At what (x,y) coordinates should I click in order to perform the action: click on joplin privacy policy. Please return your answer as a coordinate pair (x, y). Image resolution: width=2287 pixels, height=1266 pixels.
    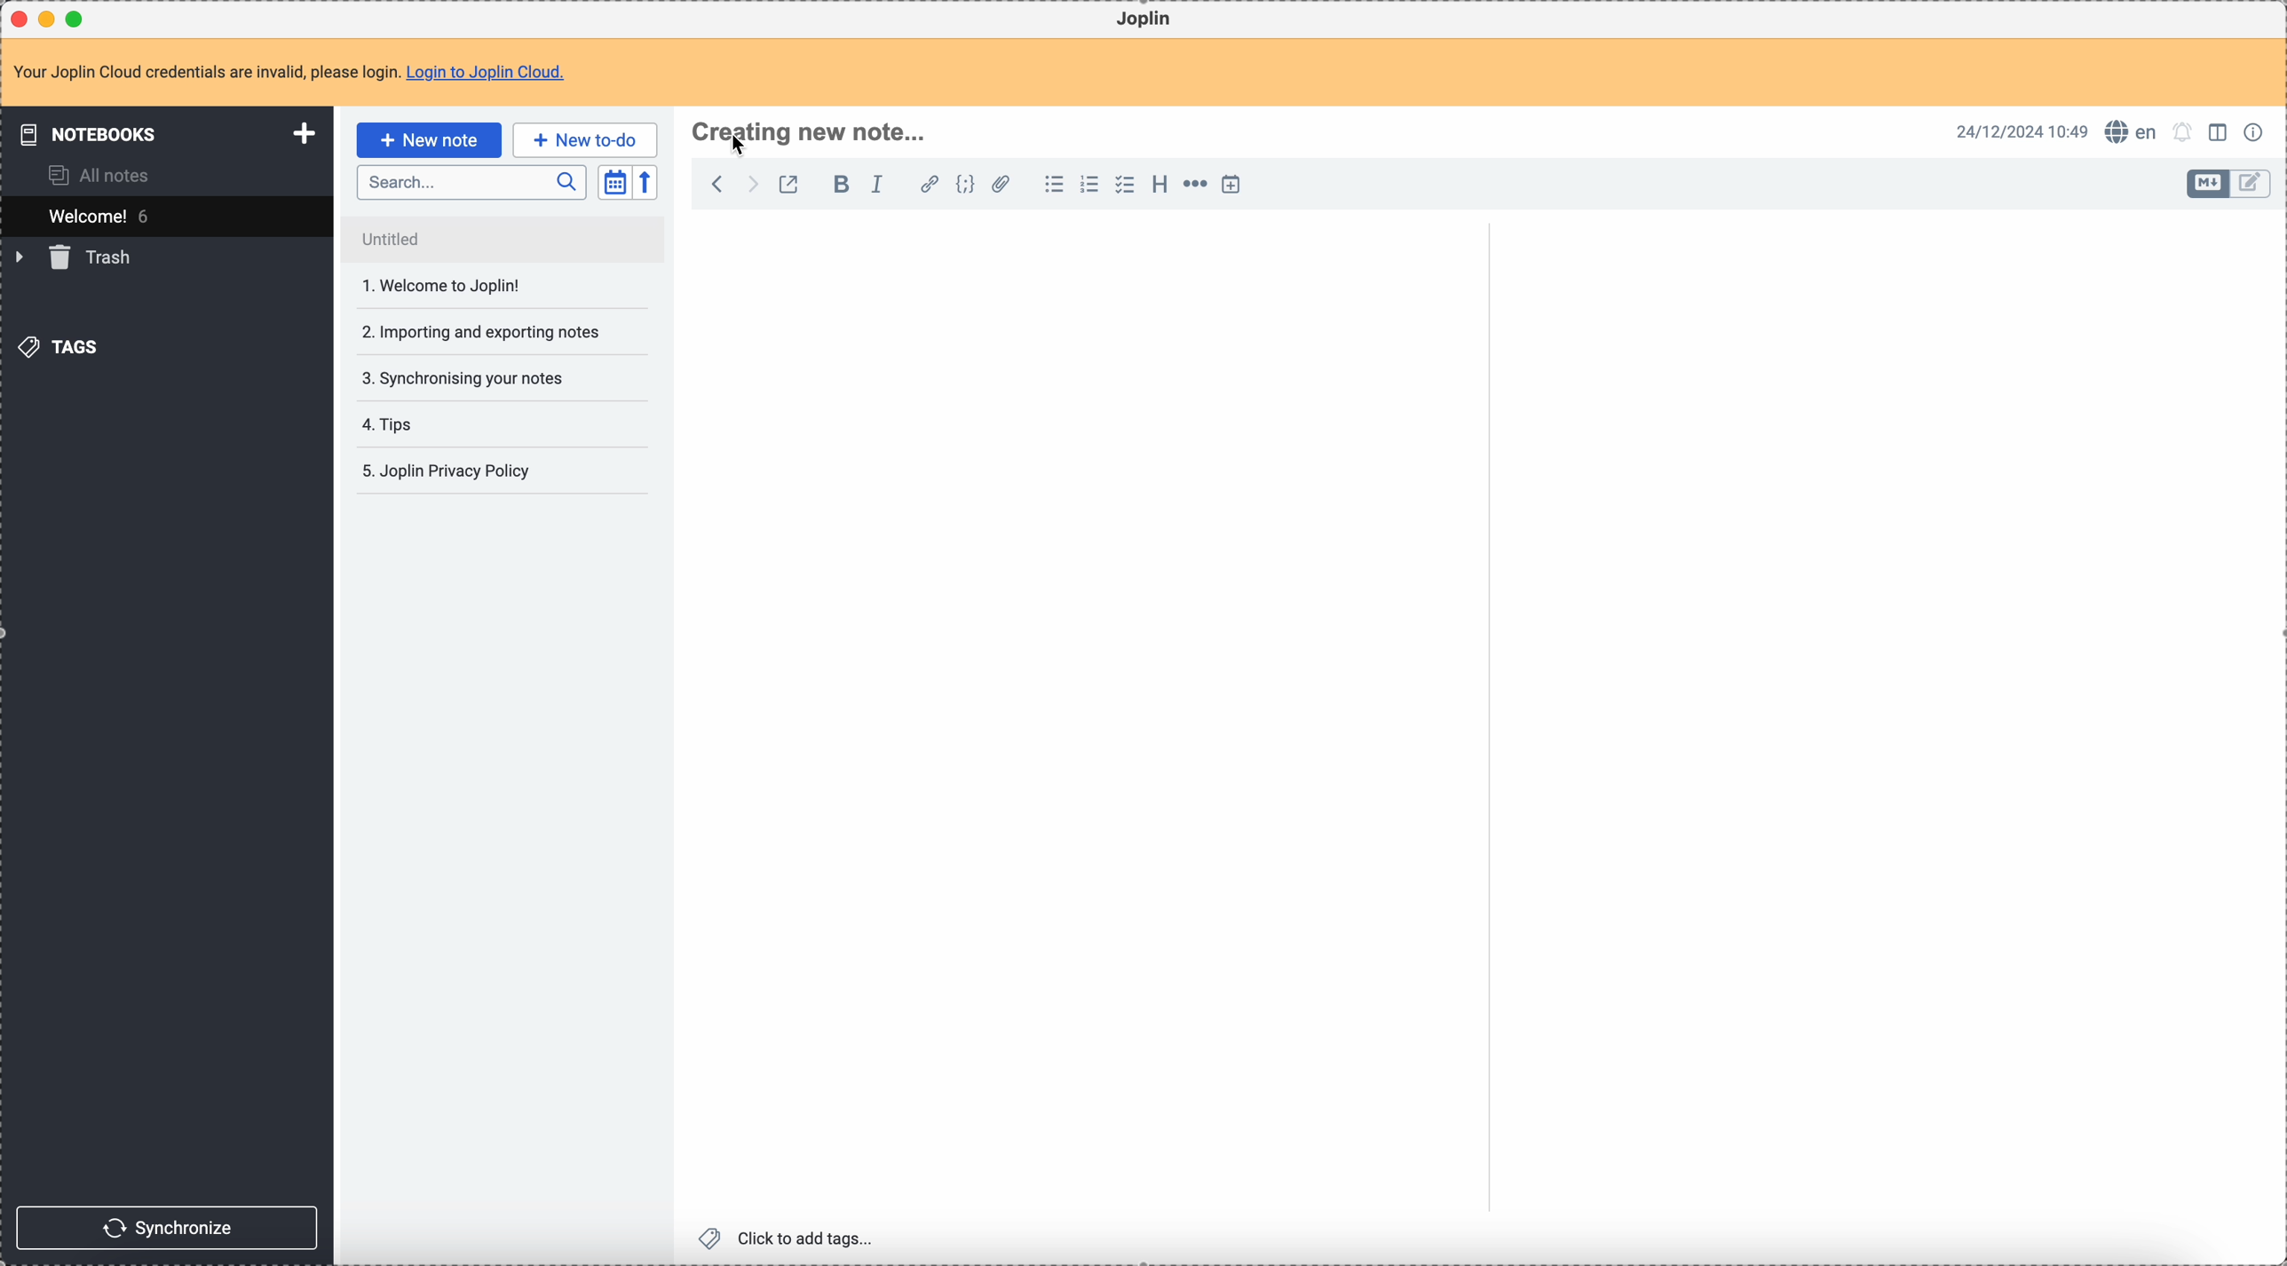
    Looking at the image, I should click on (452, 474).